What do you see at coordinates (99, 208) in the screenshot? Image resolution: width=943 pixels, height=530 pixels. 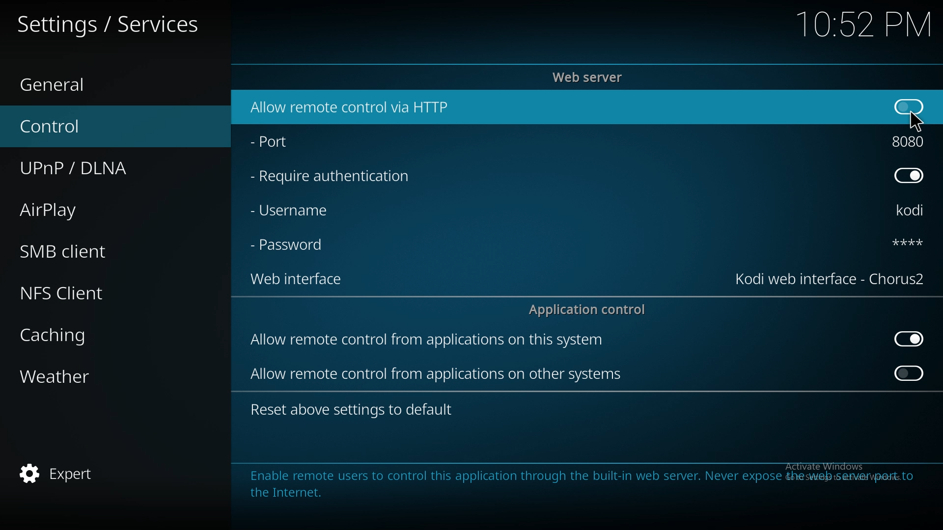 I see `airplay` at bounding box center [99, 208].